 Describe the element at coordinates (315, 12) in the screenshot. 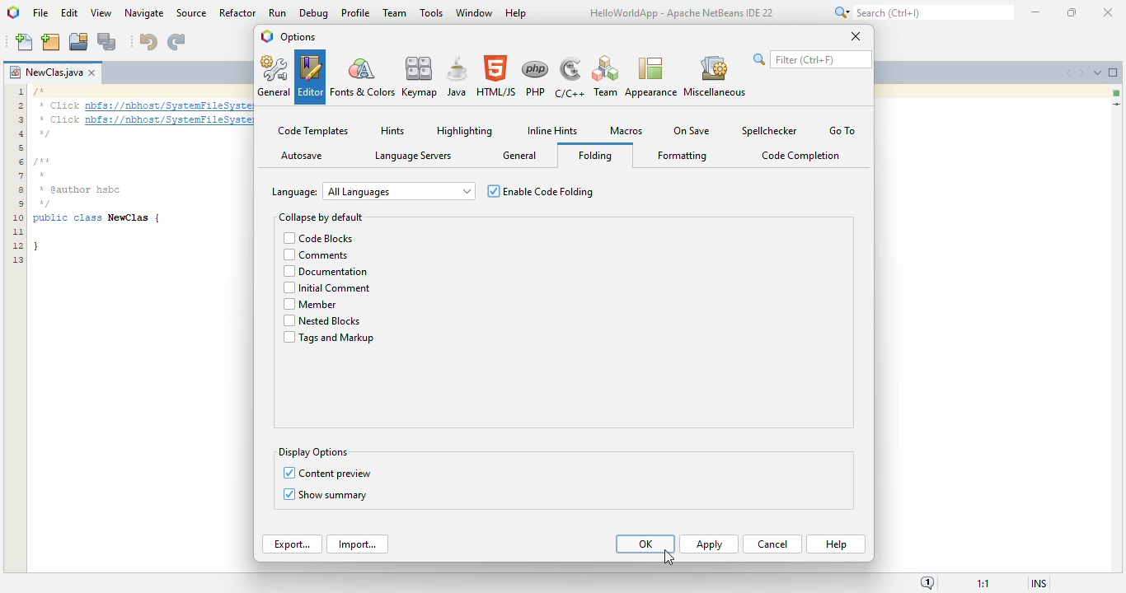

I see `debug` at that location.